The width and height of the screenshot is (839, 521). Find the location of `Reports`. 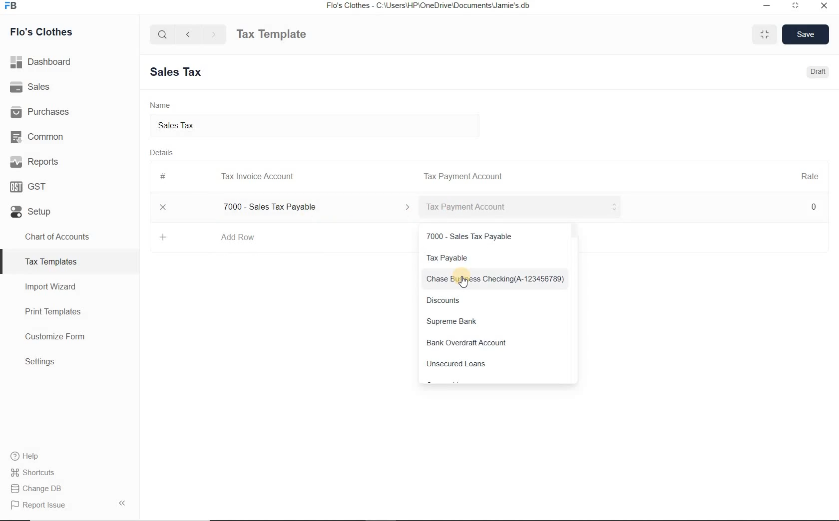

Reports is located at coordinates (69, 161).